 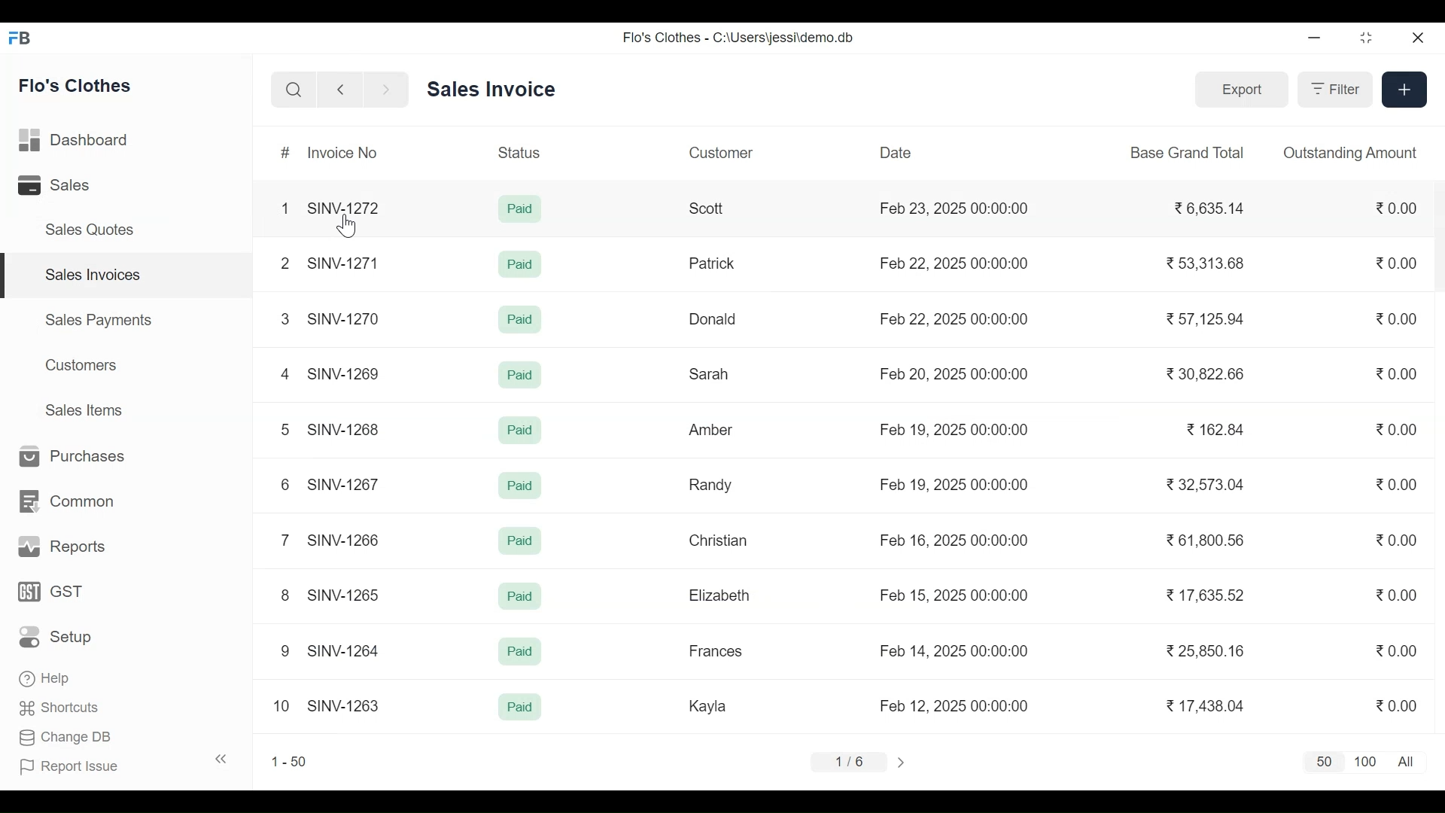 I want to click on Paid, so click(x=521, y=318).